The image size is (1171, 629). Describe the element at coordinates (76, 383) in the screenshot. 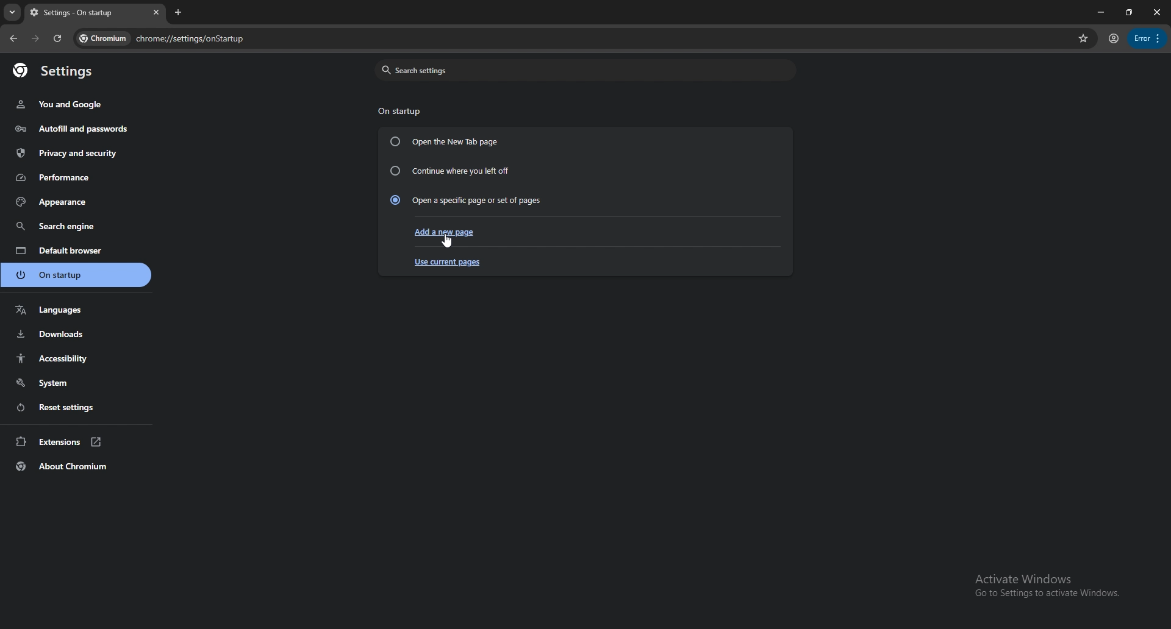

I see `system` at that location.